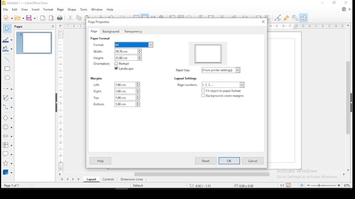  Describe the element at coordinates (303, 18) in the screenshot. I see `show draw functions` at that location.